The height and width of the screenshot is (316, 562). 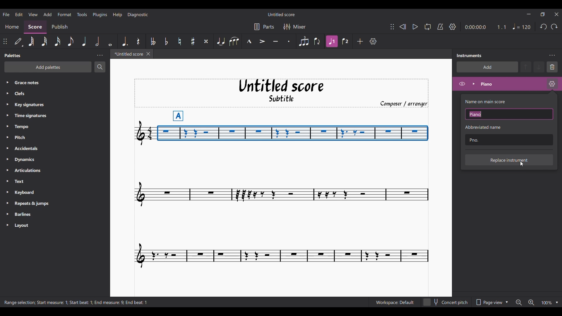 I want to click on Accidentals, so click(x=35, y=149).